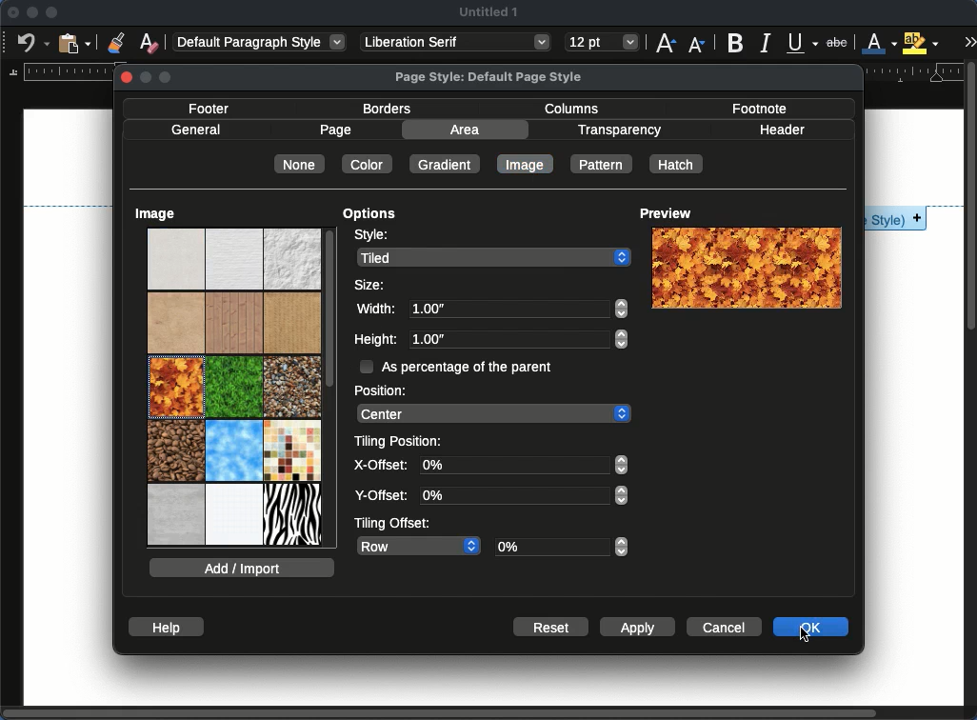 Image resolution: width=977 pixels, height=720 pixels. Describe the element at coordinates (836, 42) in the screenshot. I see `strikethrough` at that location.